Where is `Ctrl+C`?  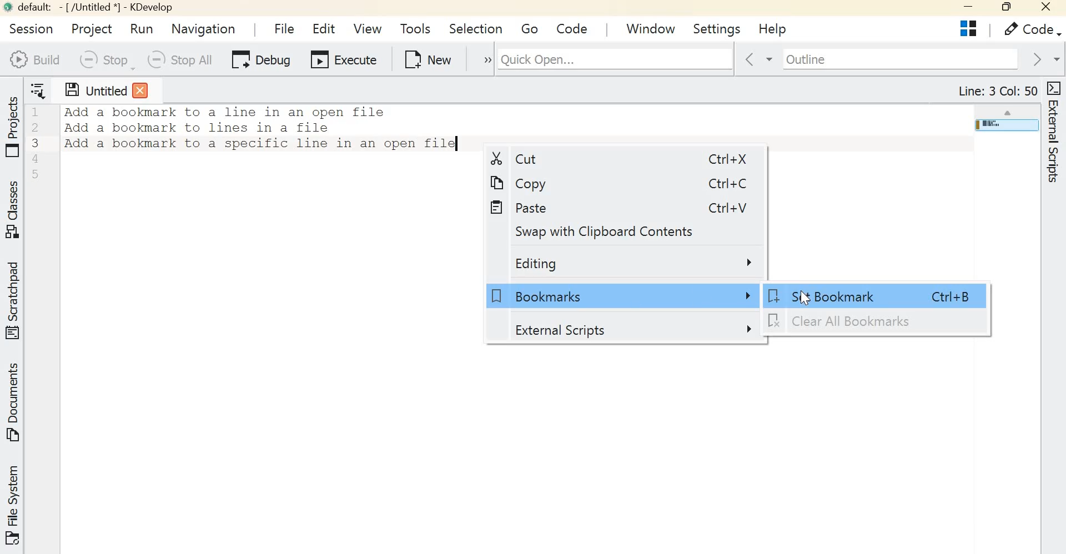
Ctrl+C is located at coordinates (730, 184).